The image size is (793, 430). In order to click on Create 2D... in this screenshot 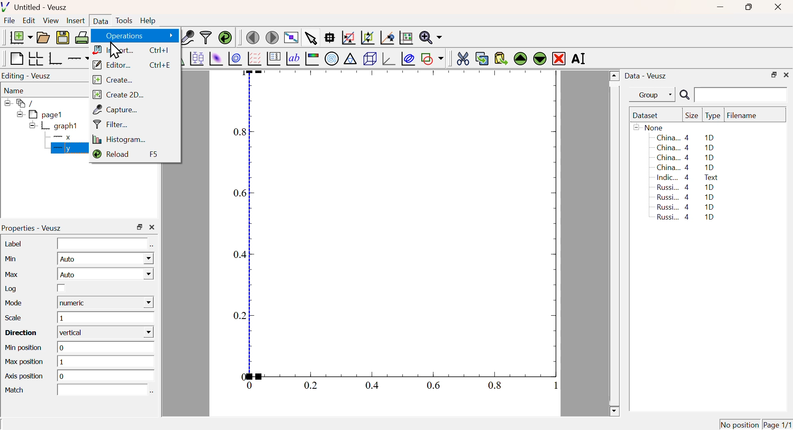, I will do `click(119, 95)`.